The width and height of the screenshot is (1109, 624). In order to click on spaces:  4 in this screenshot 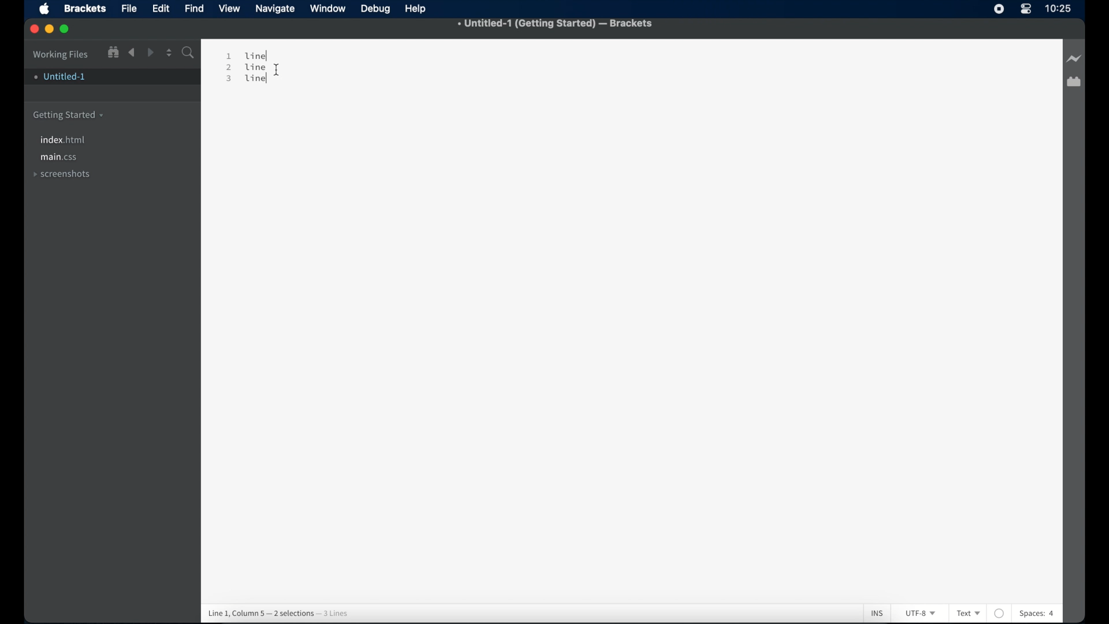, I will do `click(1055, 614)`.